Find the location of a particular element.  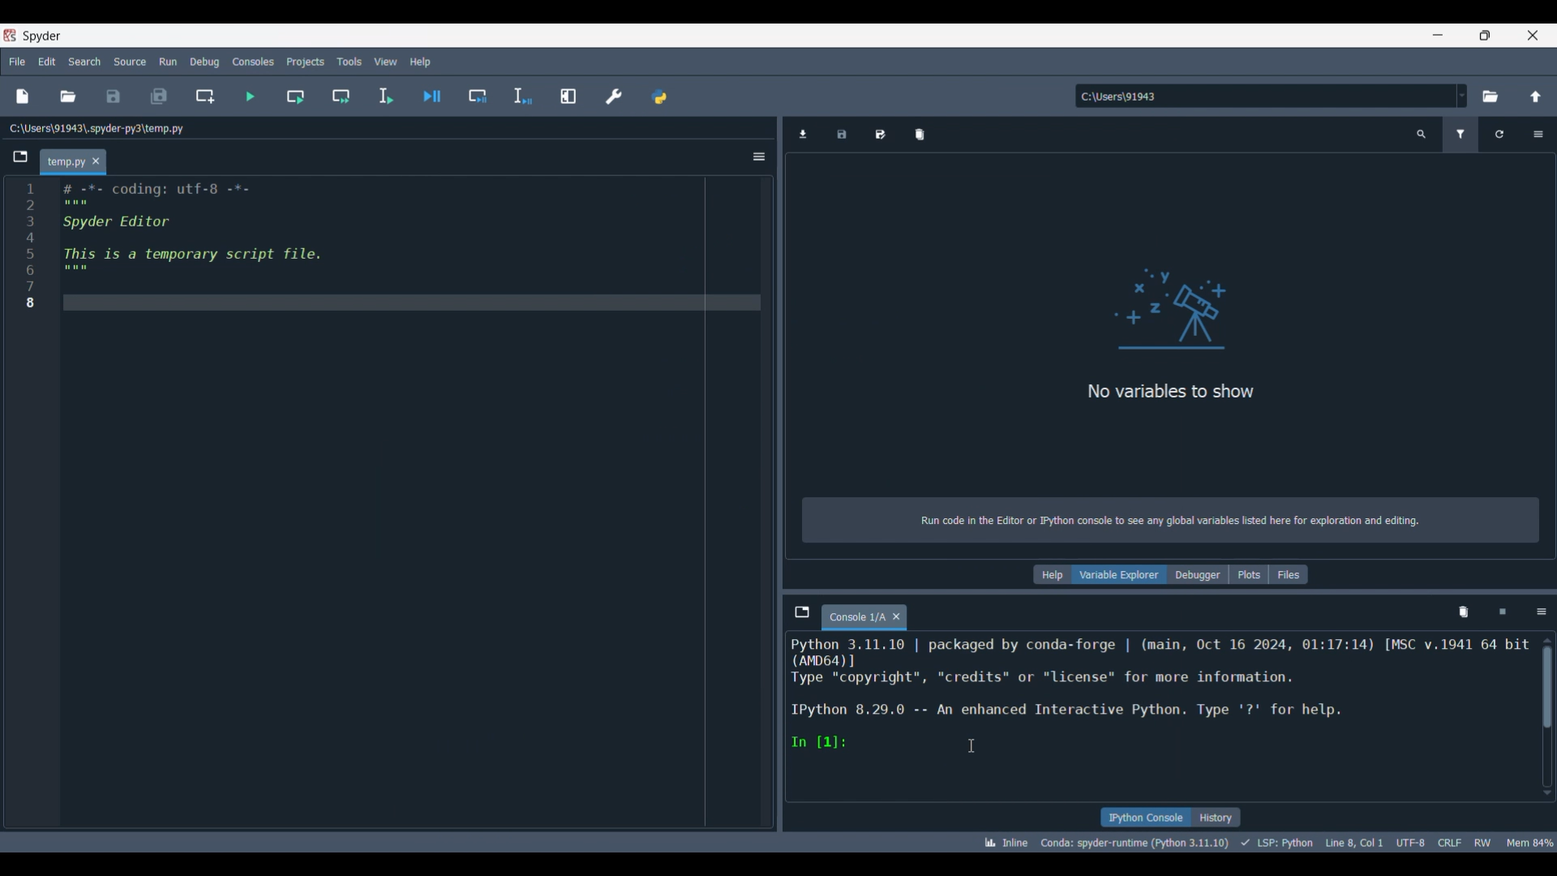

File menu is located at coordinates (17, 62).